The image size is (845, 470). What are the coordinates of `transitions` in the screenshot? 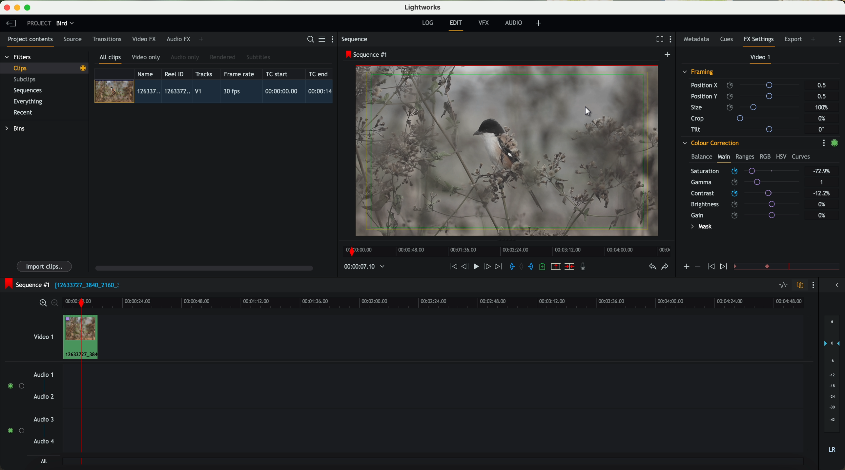 It's located at (107, 39).